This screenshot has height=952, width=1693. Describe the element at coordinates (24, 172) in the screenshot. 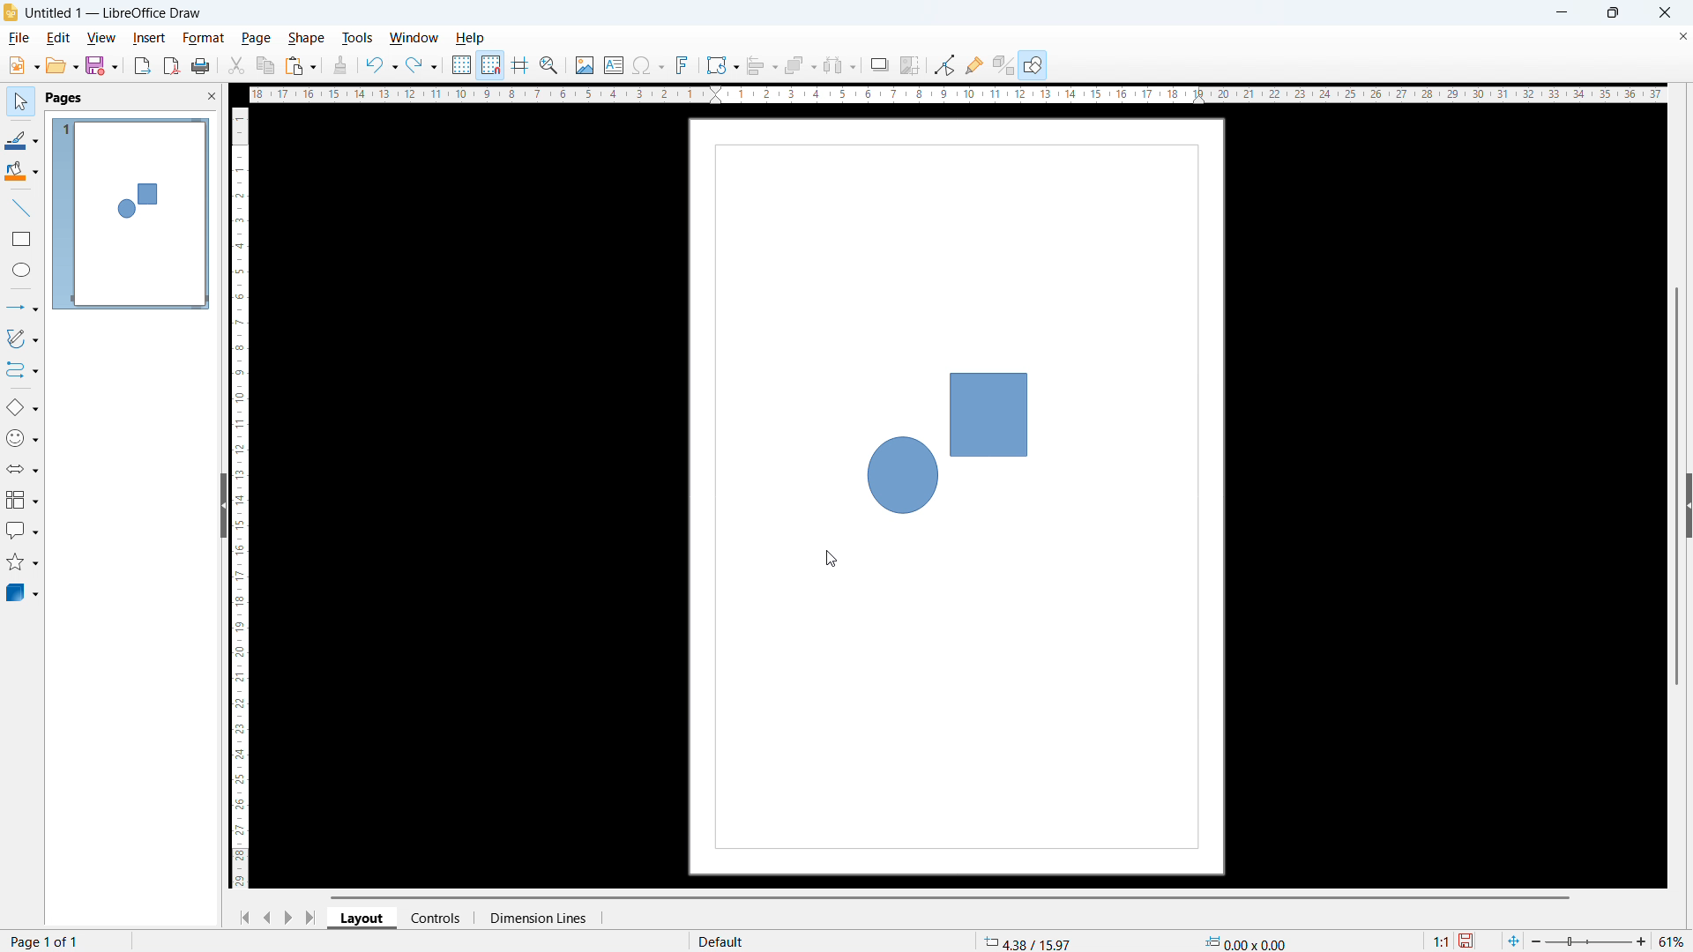

I see `background color` at that location.